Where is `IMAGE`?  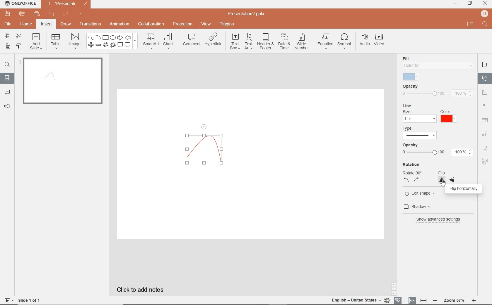 IMAGE is located at coordinates (75, 40).